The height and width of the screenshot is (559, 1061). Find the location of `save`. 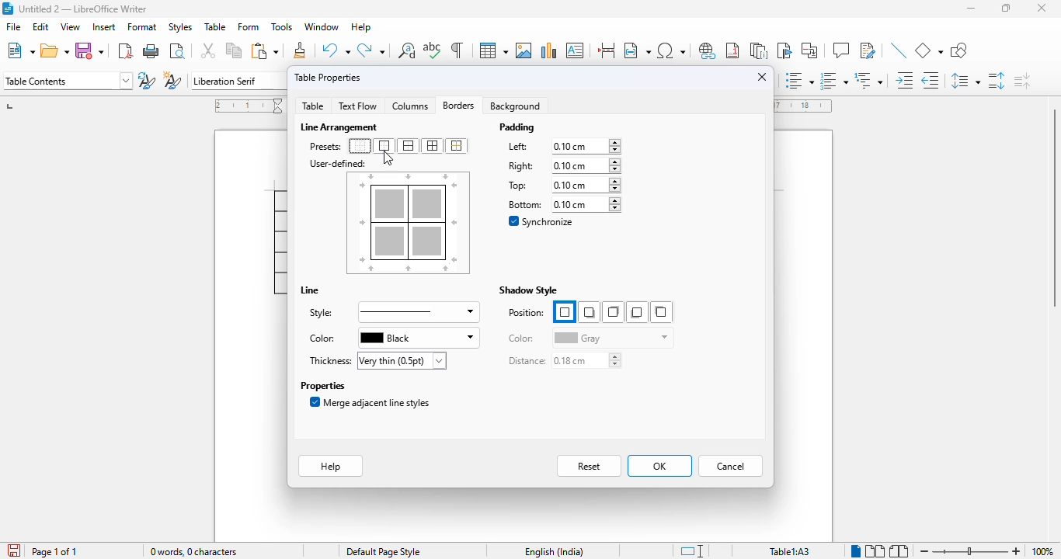

save is located at coordinates (89, 50).